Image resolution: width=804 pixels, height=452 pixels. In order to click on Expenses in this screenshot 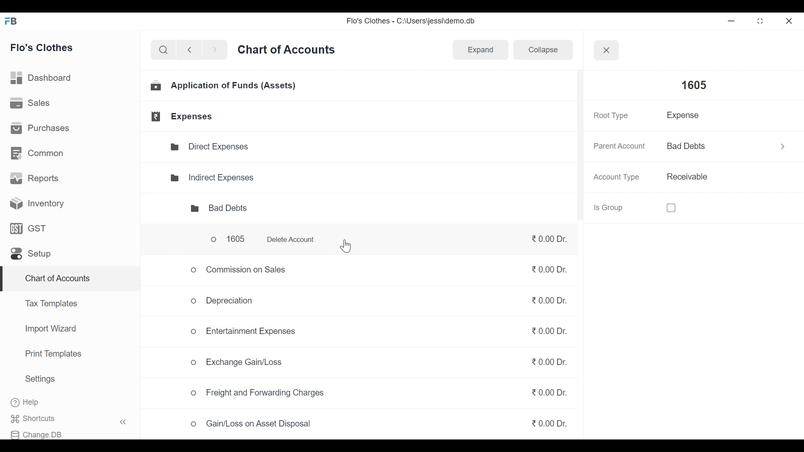, I will do `click(183, 116)`.